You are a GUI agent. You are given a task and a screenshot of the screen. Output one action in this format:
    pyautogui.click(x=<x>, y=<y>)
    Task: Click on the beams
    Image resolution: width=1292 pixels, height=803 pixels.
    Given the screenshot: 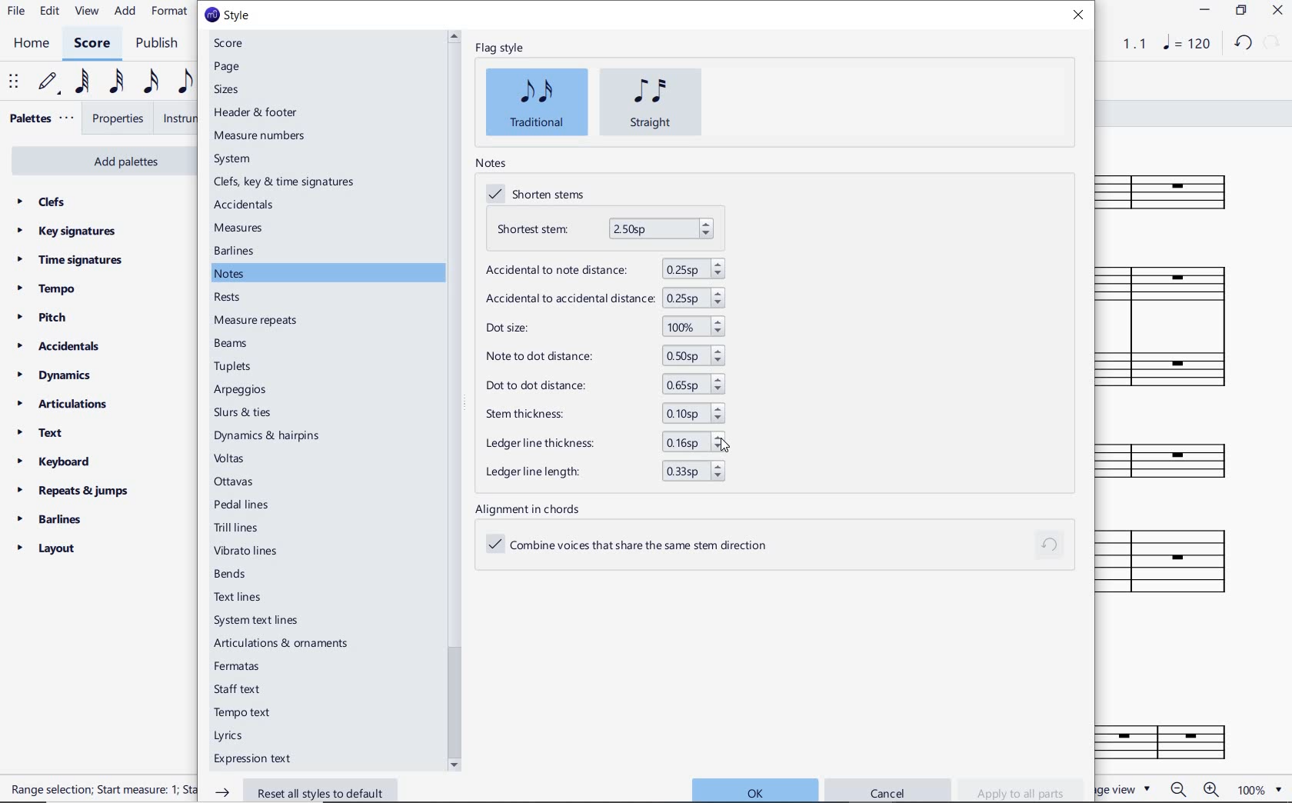 What is the action you would take?
    pyautogui.click(x=231, y=343)
    